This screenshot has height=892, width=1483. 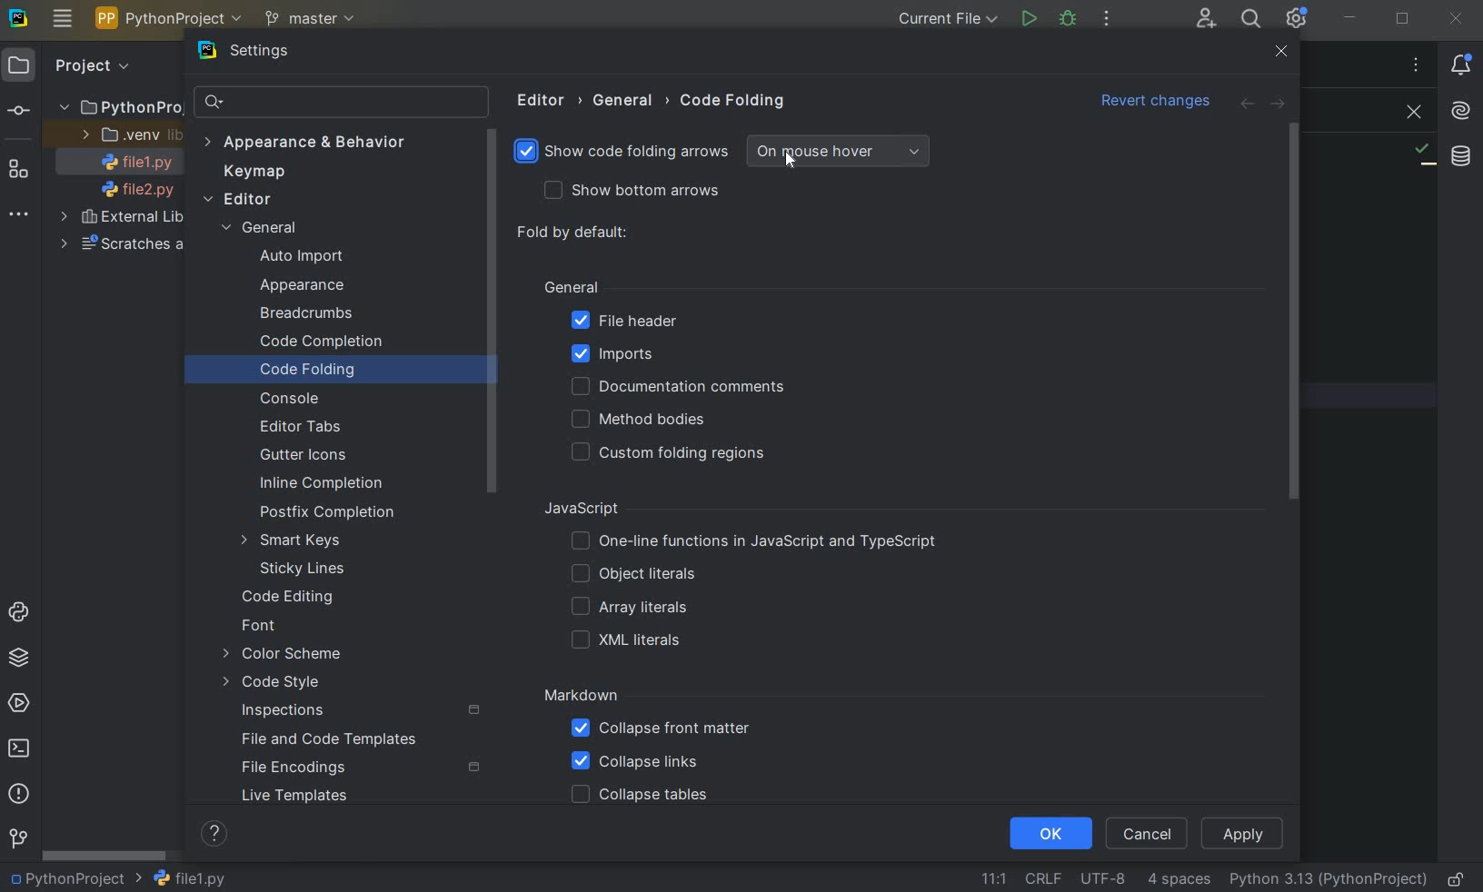 I want to click on PROJECT, so click(x=71, y=66).